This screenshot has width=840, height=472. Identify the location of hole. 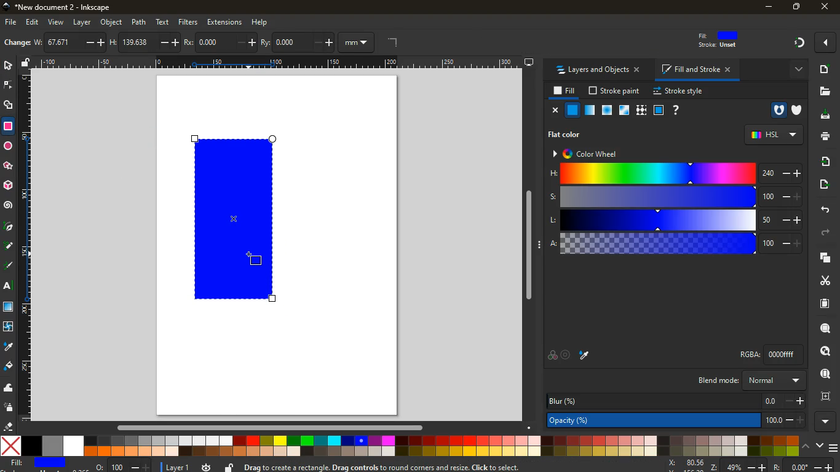
(778, 109).